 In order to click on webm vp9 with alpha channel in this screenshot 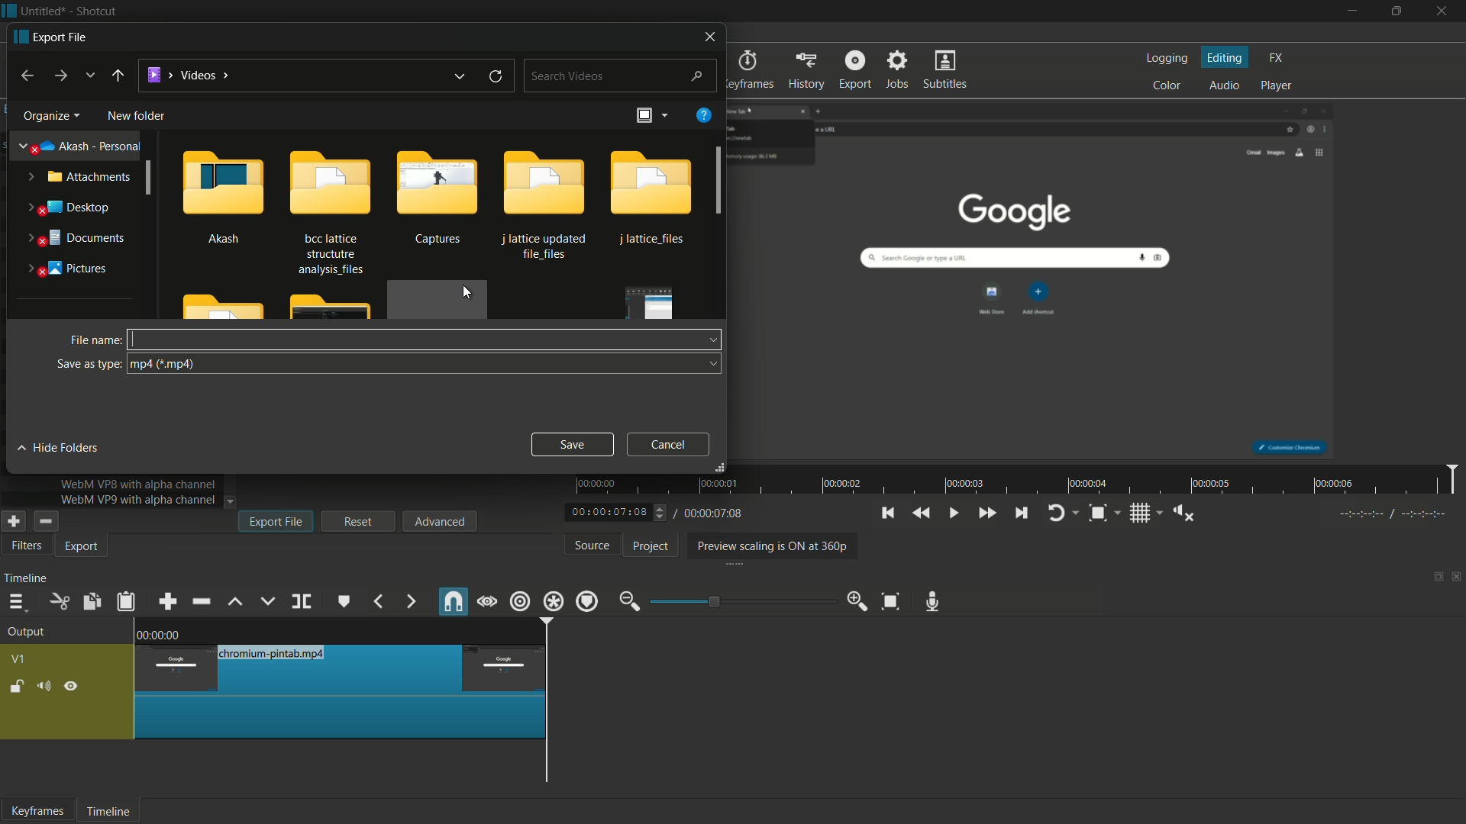, I will do `click(134, 501)`.